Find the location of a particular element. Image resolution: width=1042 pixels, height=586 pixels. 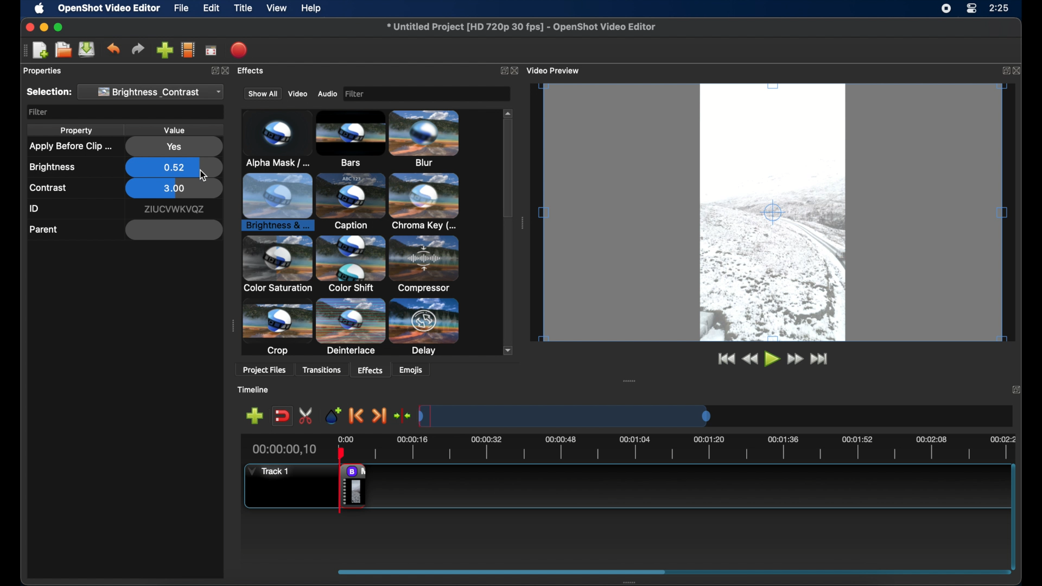

close is located at coordinates (27, 27).